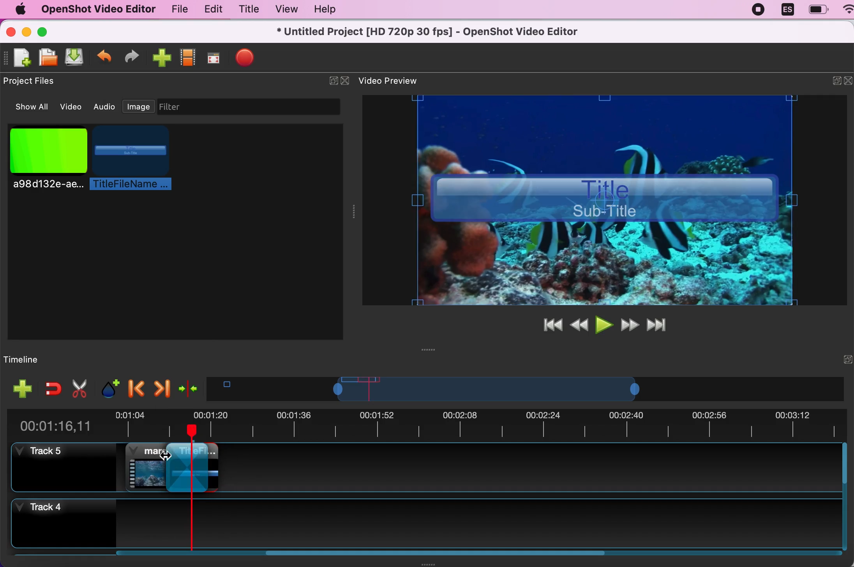 Image resolution: width=854 pixels, height=567 pixels. What do you see at coordinates (345, 81) in the screenshot?
I see `close` at bounding box center [345, 81].